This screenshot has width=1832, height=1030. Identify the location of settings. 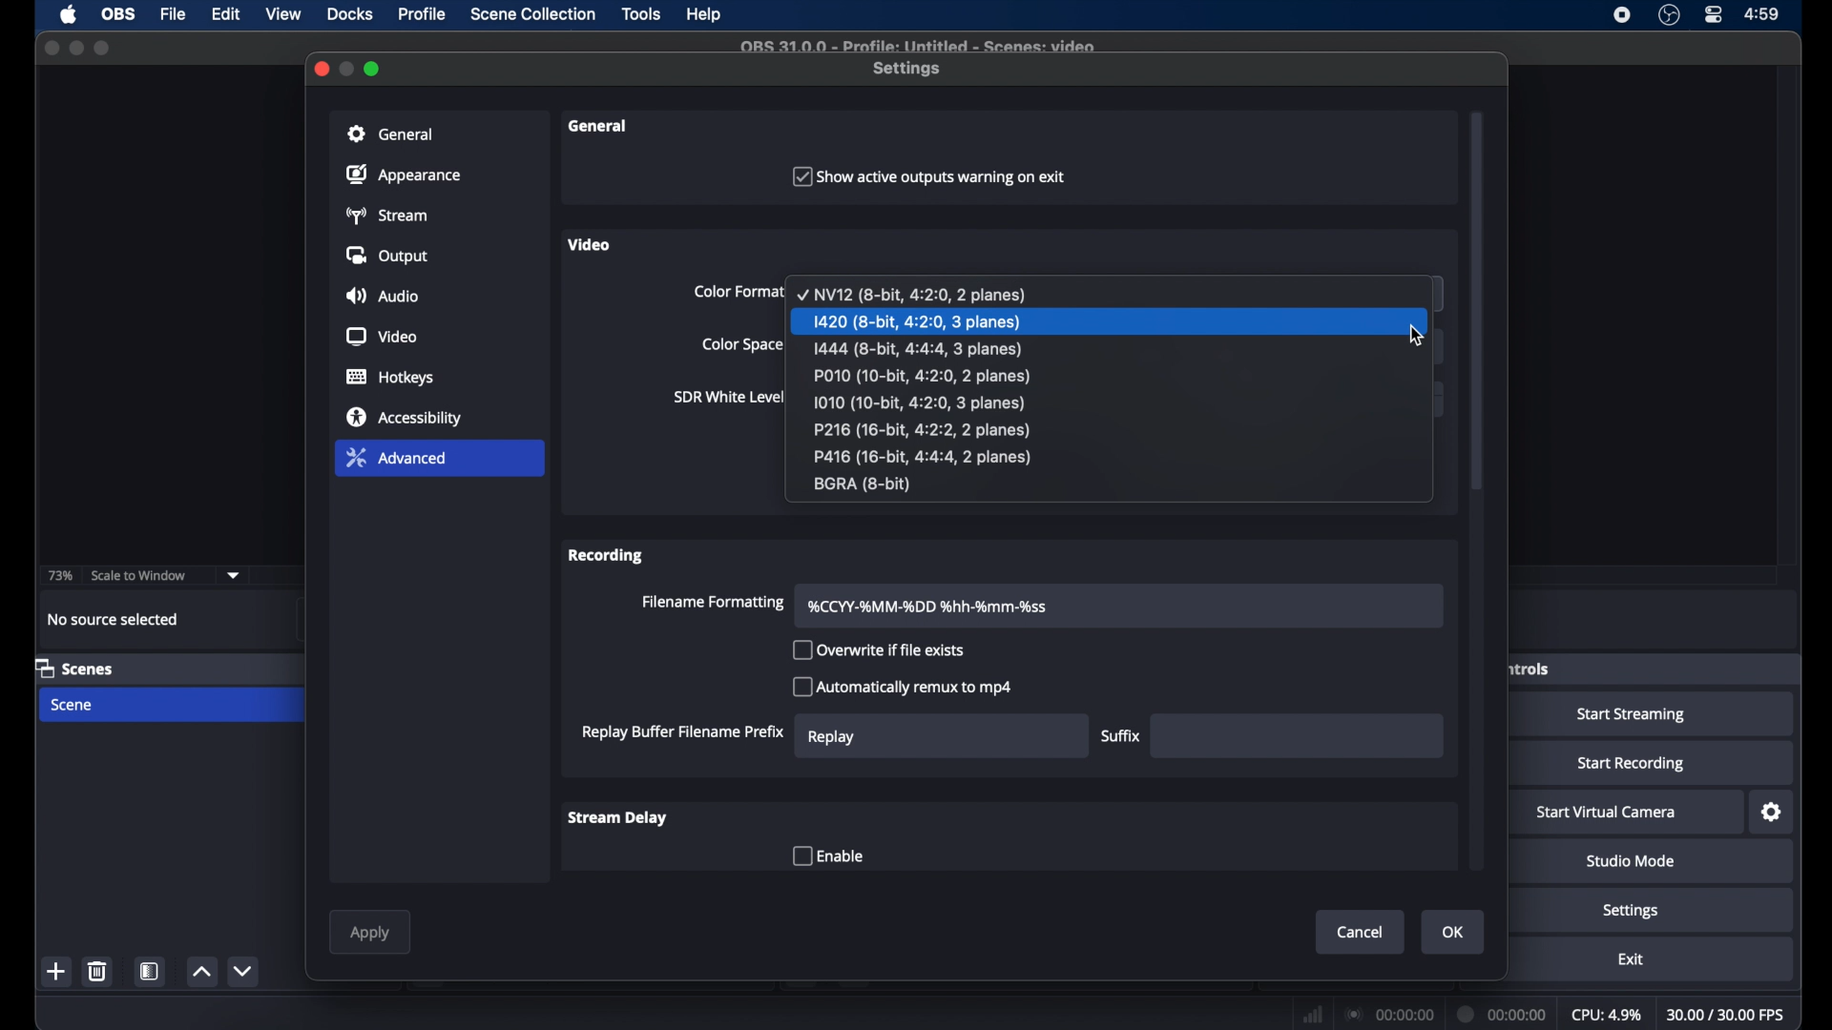
(1631, 911).